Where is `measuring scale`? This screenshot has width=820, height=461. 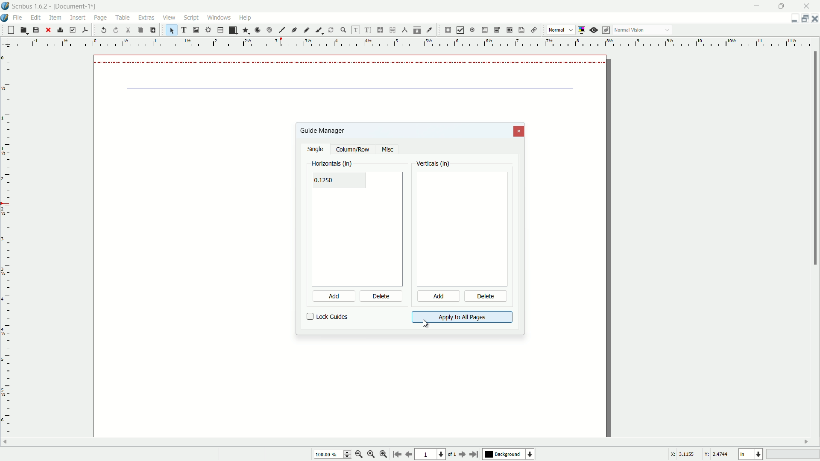 measuring scale is located at coordinates (6, 251).